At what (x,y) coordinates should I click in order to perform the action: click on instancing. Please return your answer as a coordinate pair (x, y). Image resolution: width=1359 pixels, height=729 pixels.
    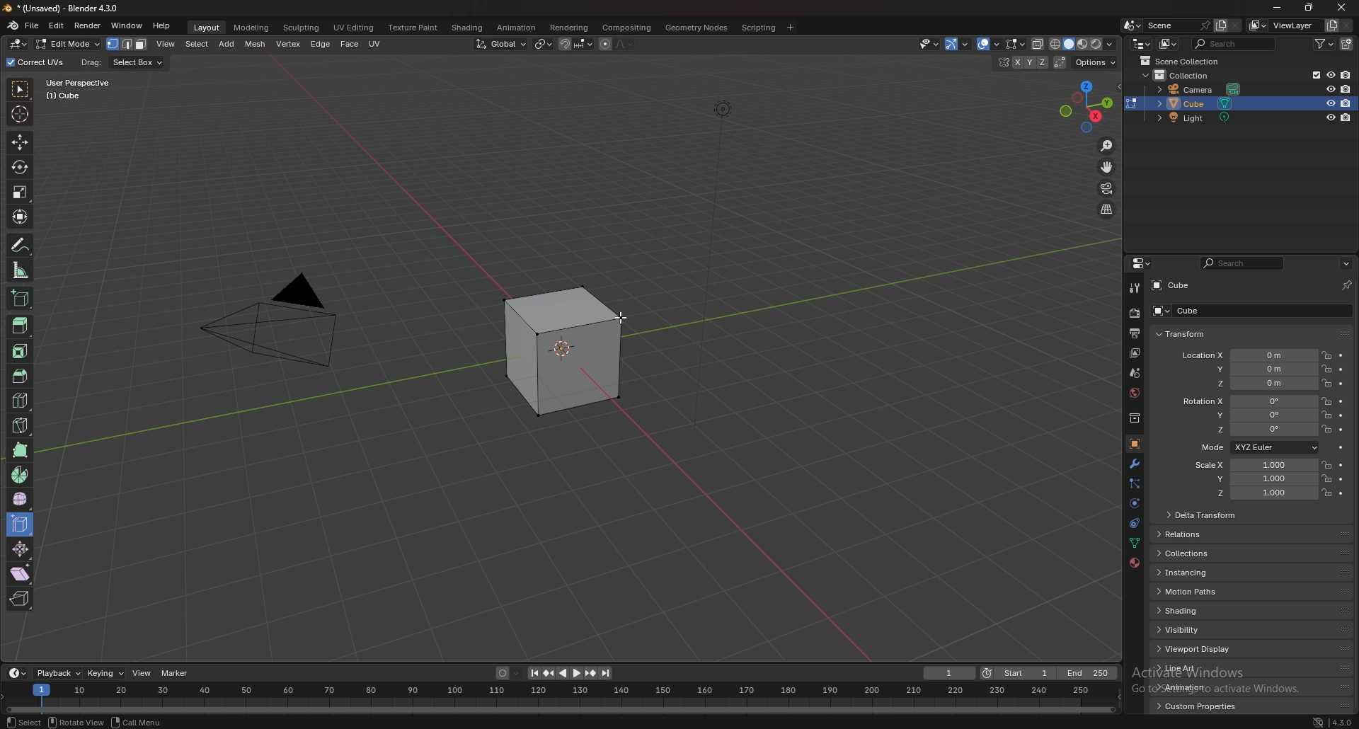
    Looking at the image, I should click on (1195, 574).